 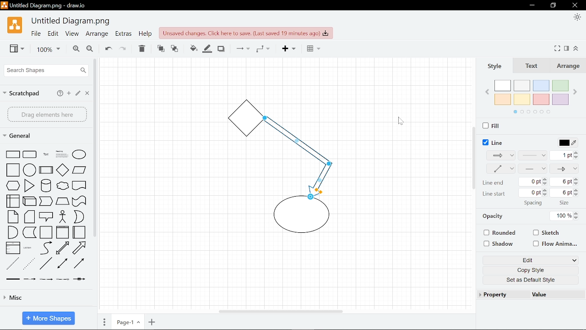 I want to click on shape, so click(x=64, y=264).